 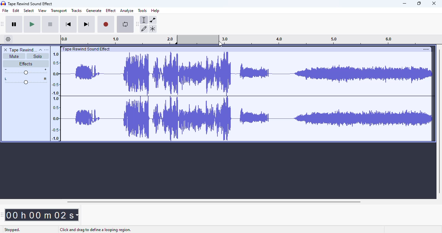 What do you see at coordinates (434, 3) in the screenshot?
I see `close` at bounding box center [434, 3].